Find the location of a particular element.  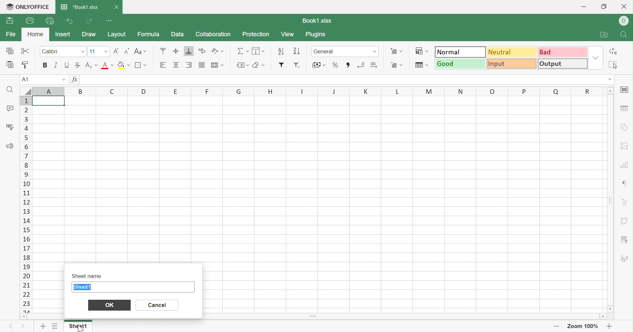

Align Top is located at coordinates (163, 50).